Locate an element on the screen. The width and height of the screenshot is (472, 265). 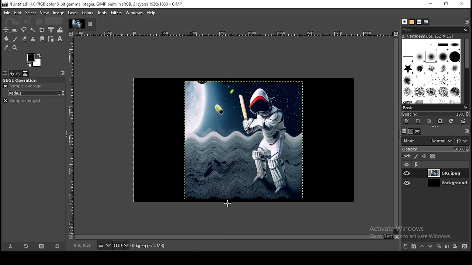
zoom tool is located at coordinates (15, 48).